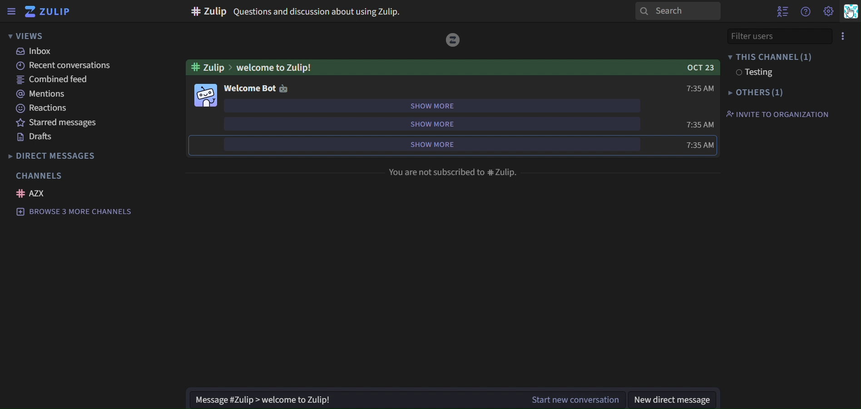 Image resolution: width=861 pixels, height=409 pixels. I want to click on show more, so click(425, 143).